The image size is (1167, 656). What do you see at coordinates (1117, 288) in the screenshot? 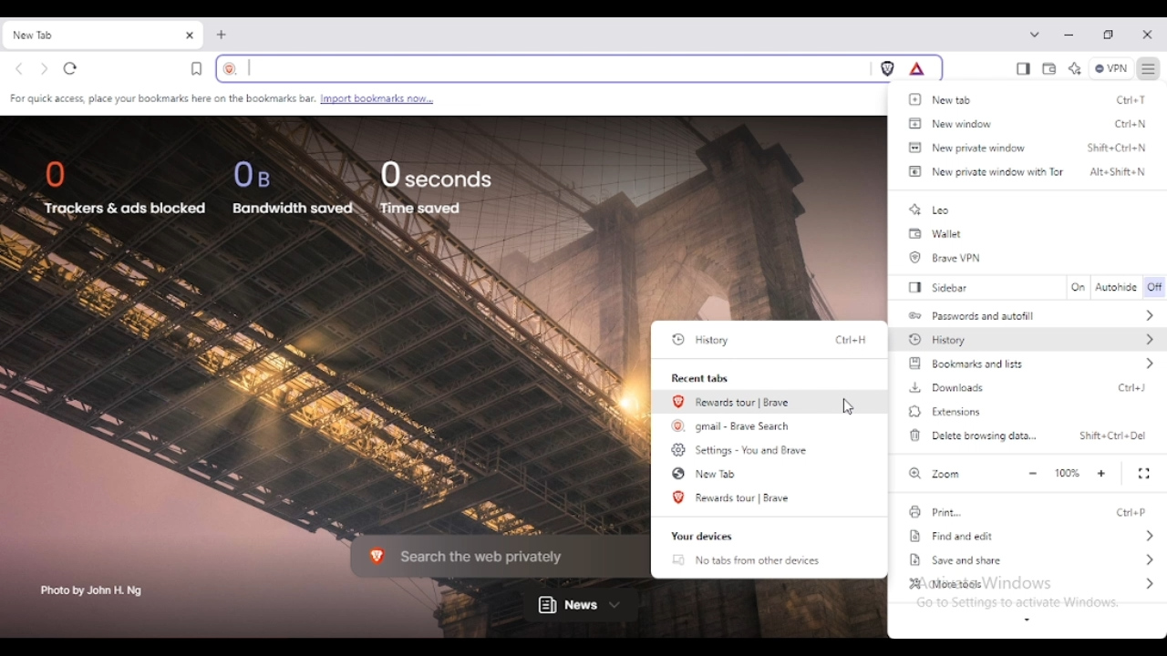
I see `autohide` at bounding box center [1117, 288].